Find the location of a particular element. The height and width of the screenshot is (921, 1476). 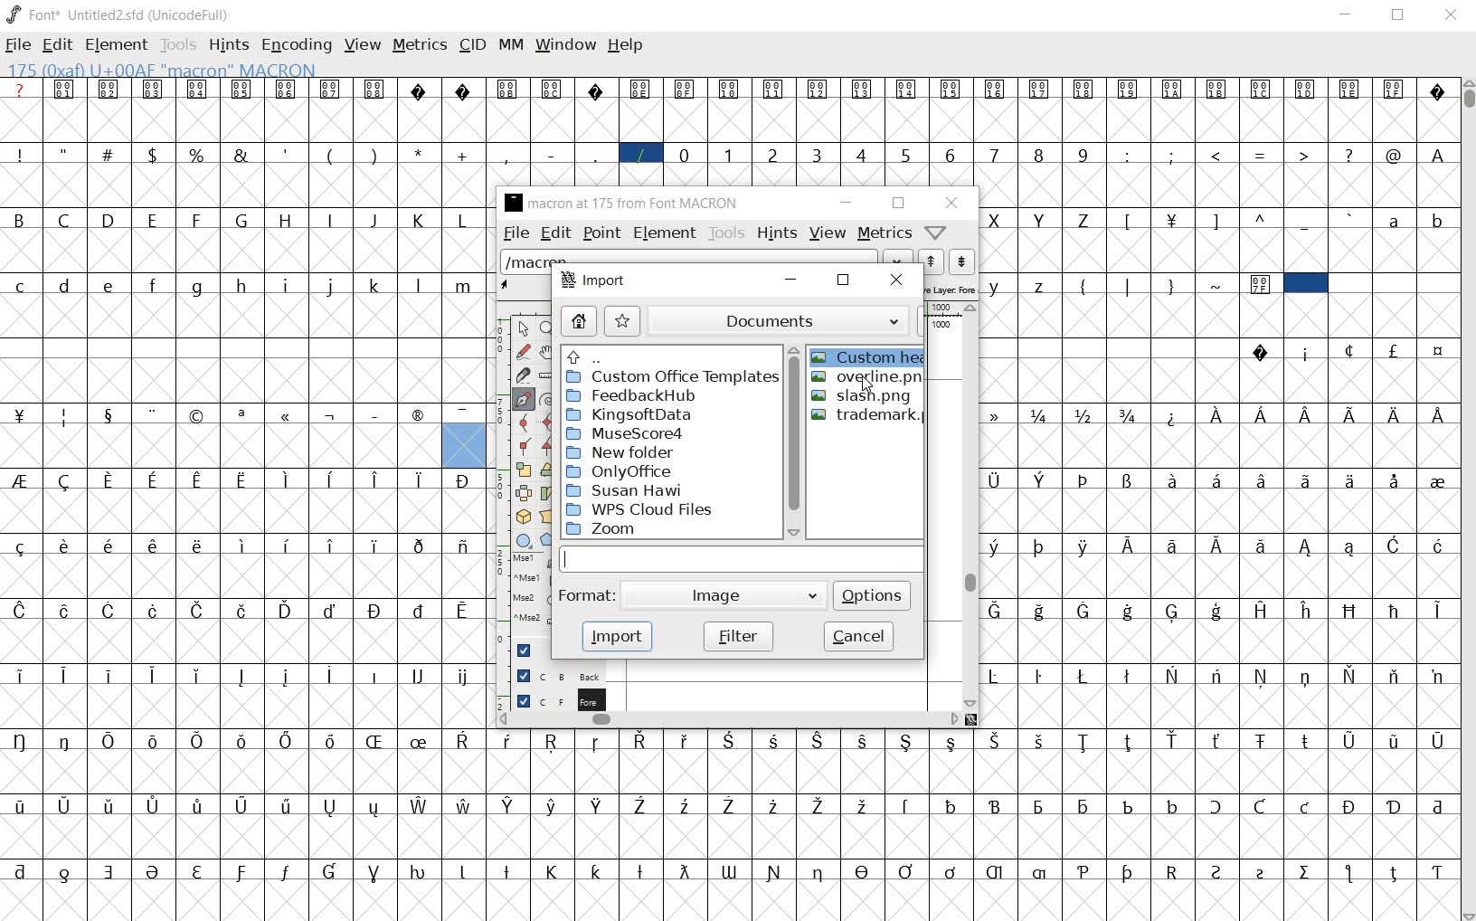

h is located at coordinates (243, 284).